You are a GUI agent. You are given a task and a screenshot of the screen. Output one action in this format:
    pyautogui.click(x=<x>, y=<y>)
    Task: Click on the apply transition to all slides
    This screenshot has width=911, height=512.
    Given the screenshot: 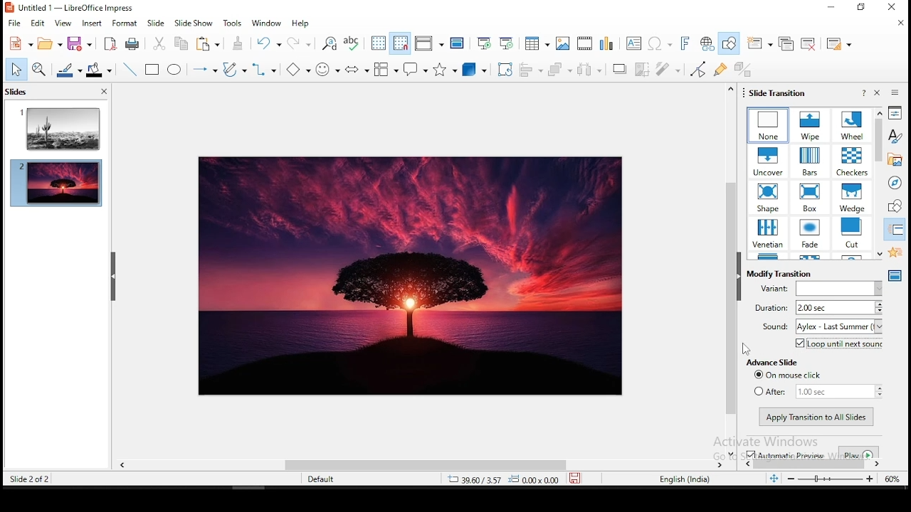 What is the action you would take?
    pyautogui.click(x=816, y=416)
    